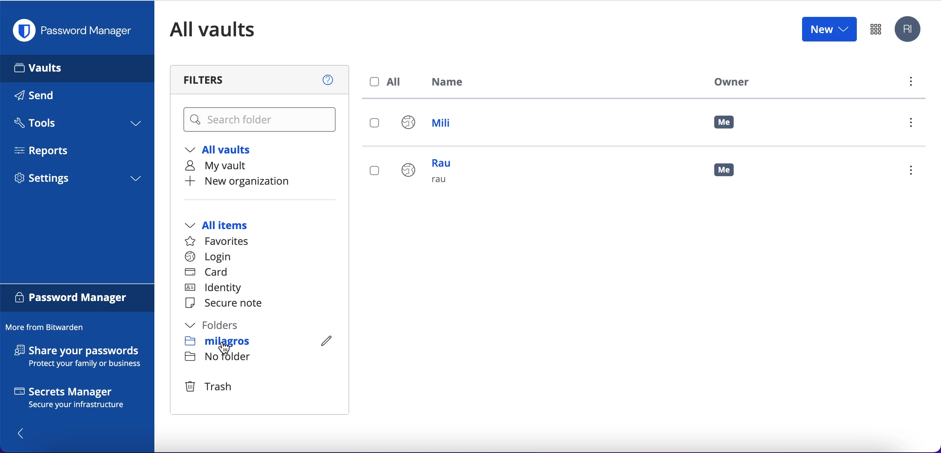 Image resolution: width=941 pixels, height=453 pixels. I want to click on menu, so click(910, 83).